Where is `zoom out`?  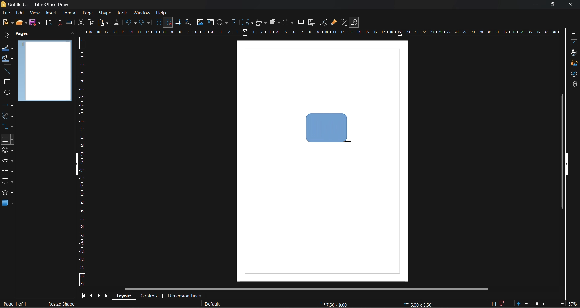 zoom out is located at coordinates (525, 303).